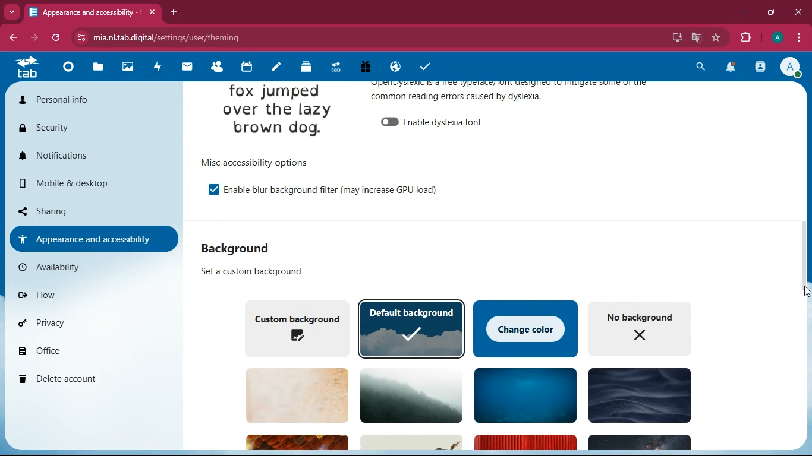 Image resolution: width=812 pixels, height=456 pixels. I want to click on tasks, so click(424, 69).